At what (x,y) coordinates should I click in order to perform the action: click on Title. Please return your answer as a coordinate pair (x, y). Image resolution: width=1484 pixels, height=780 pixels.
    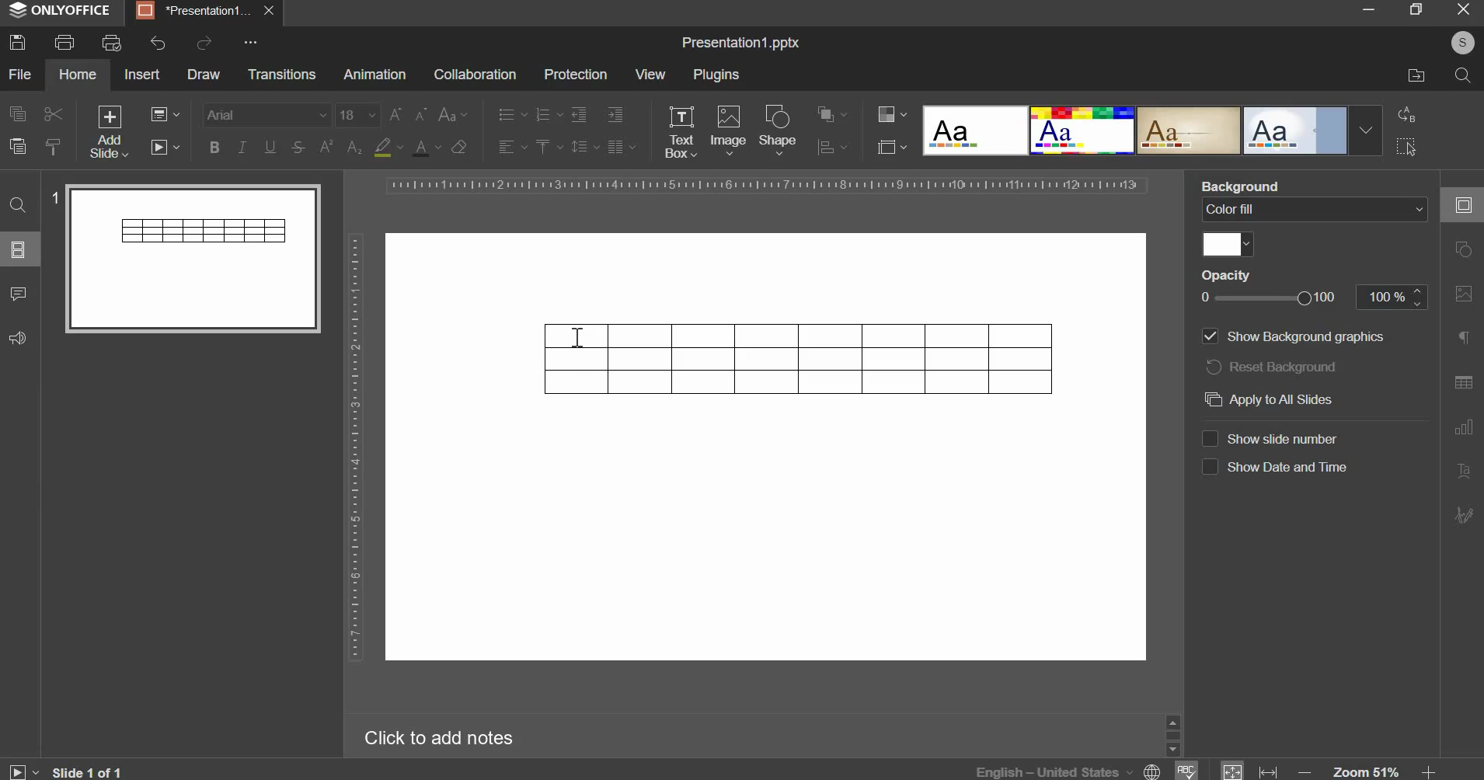
    Looking at the image, I should click on (740, 44).